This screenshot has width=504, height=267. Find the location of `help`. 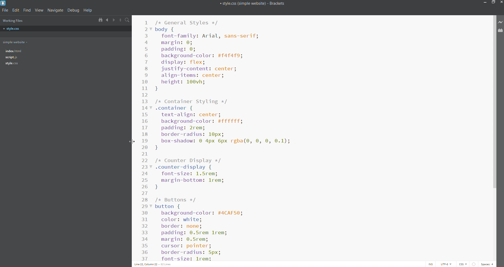

help is located at coordinates (88, 10).